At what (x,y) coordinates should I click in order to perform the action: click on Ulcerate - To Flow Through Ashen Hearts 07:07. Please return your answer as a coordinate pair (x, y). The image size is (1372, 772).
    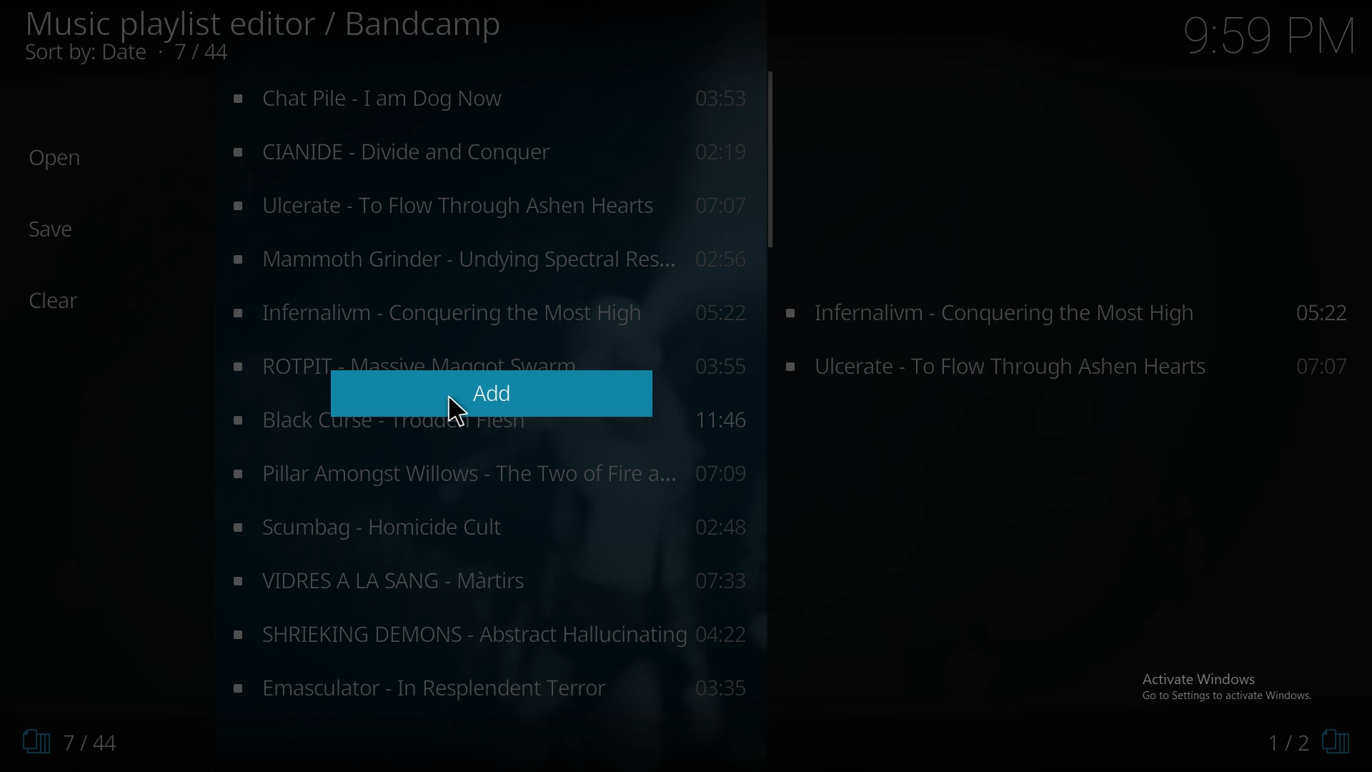
    Looking at the image, I should click on (1072, 369).